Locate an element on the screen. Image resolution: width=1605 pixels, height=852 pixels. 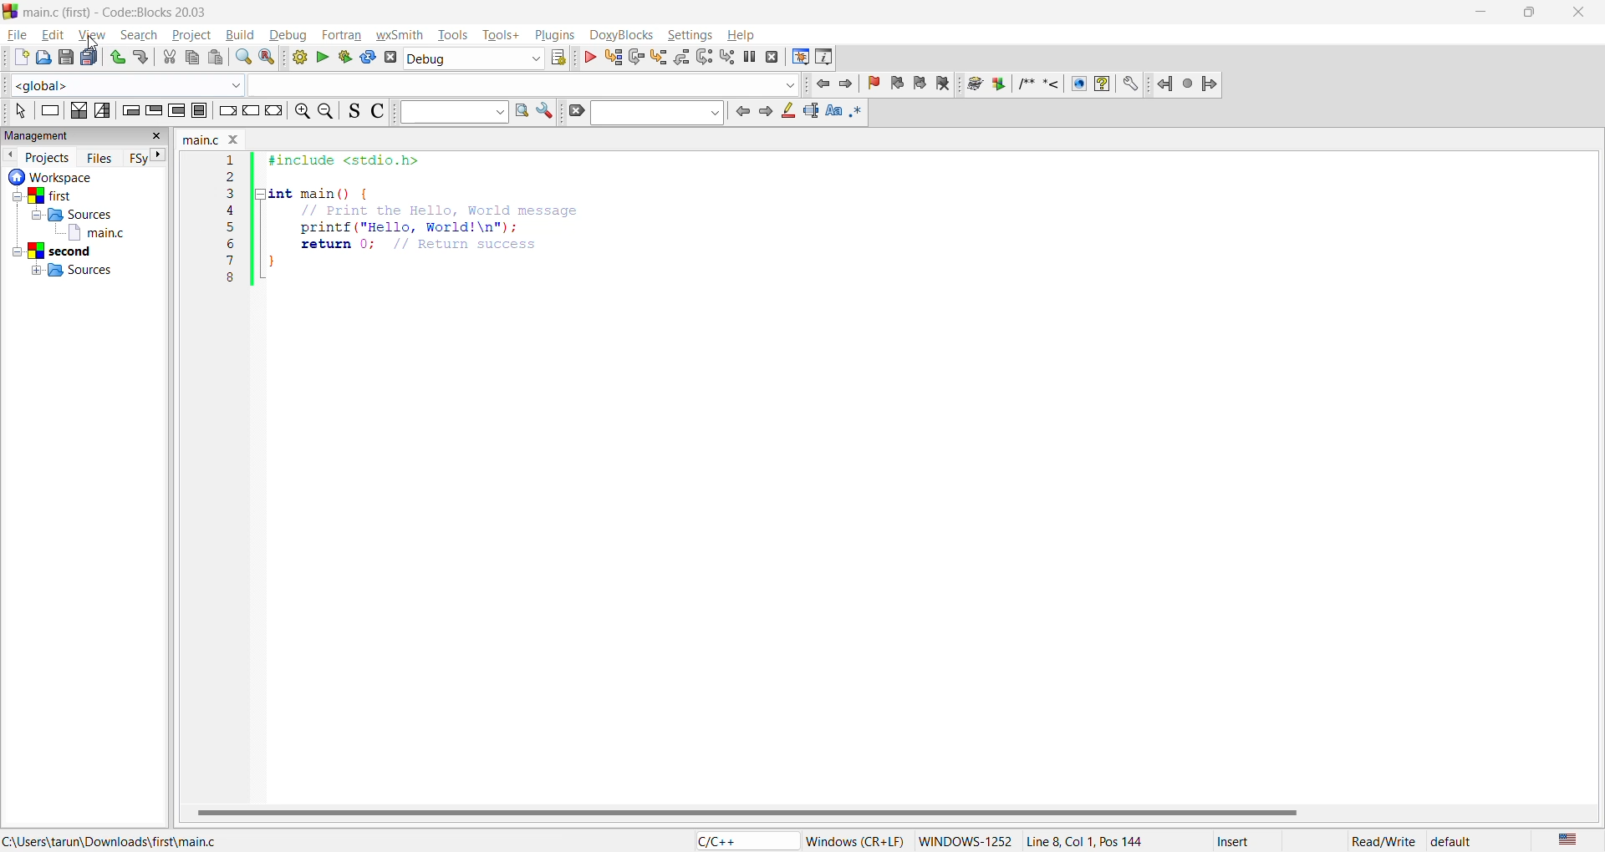
main.c is located at coordinates (99, 233).